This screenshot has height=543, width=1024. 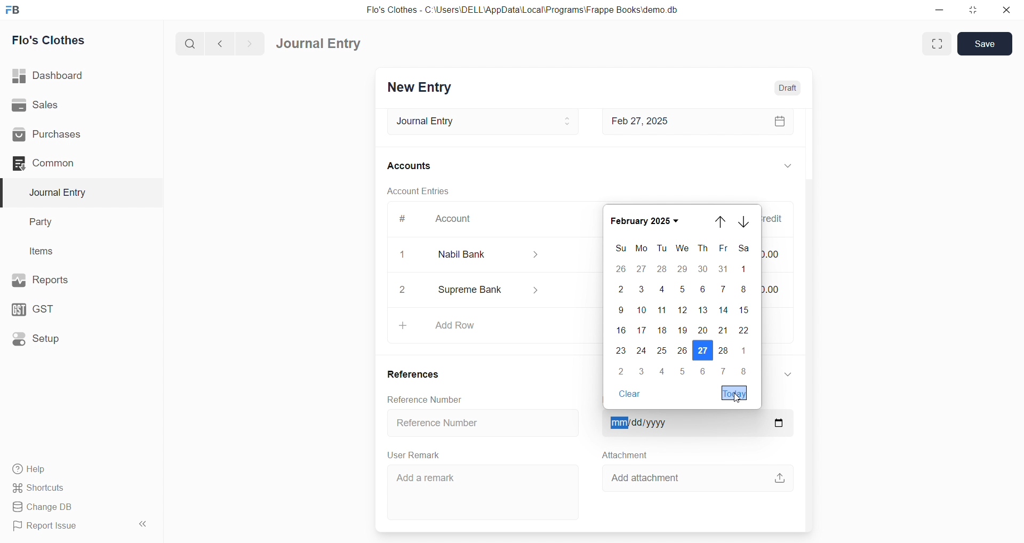 What do you see at coordinates (745, 330) in the screenshot?
I see `22` at bounding box center [745, 330].